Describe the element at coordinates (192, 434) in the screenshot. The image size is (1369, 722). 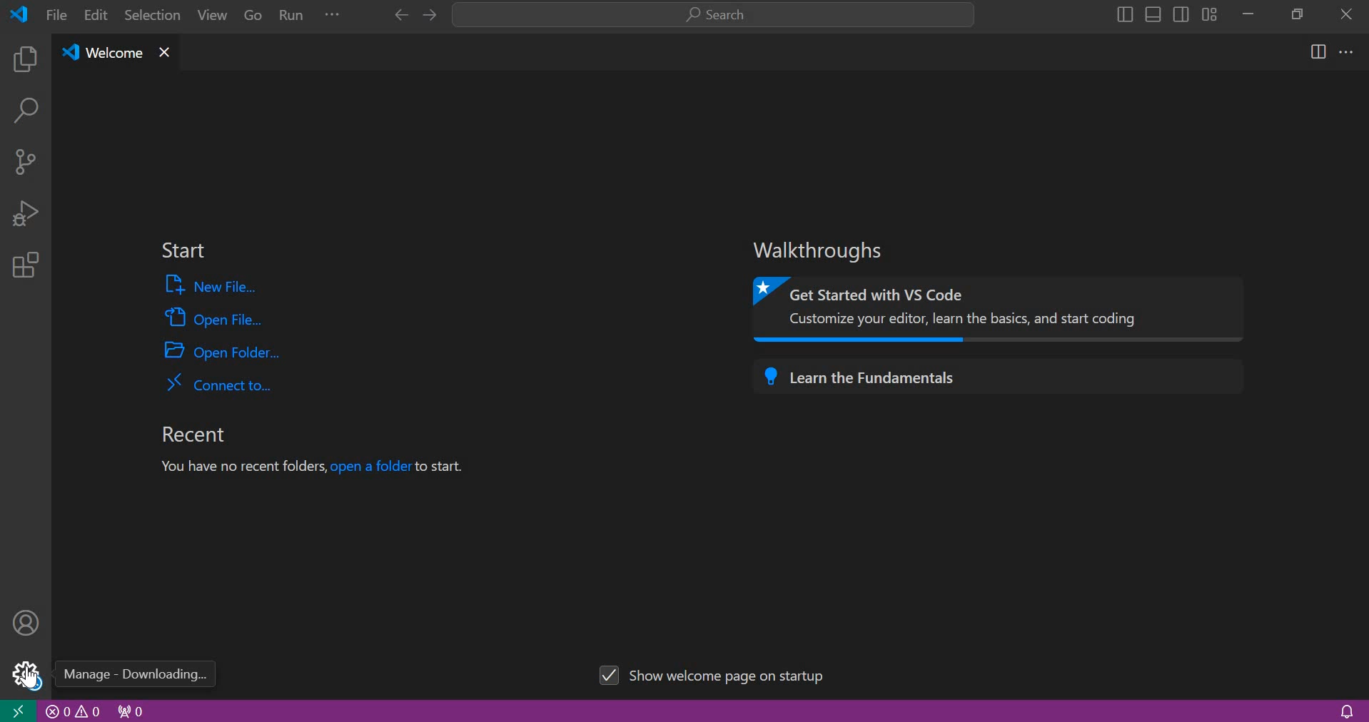
I see `recent` at that location.